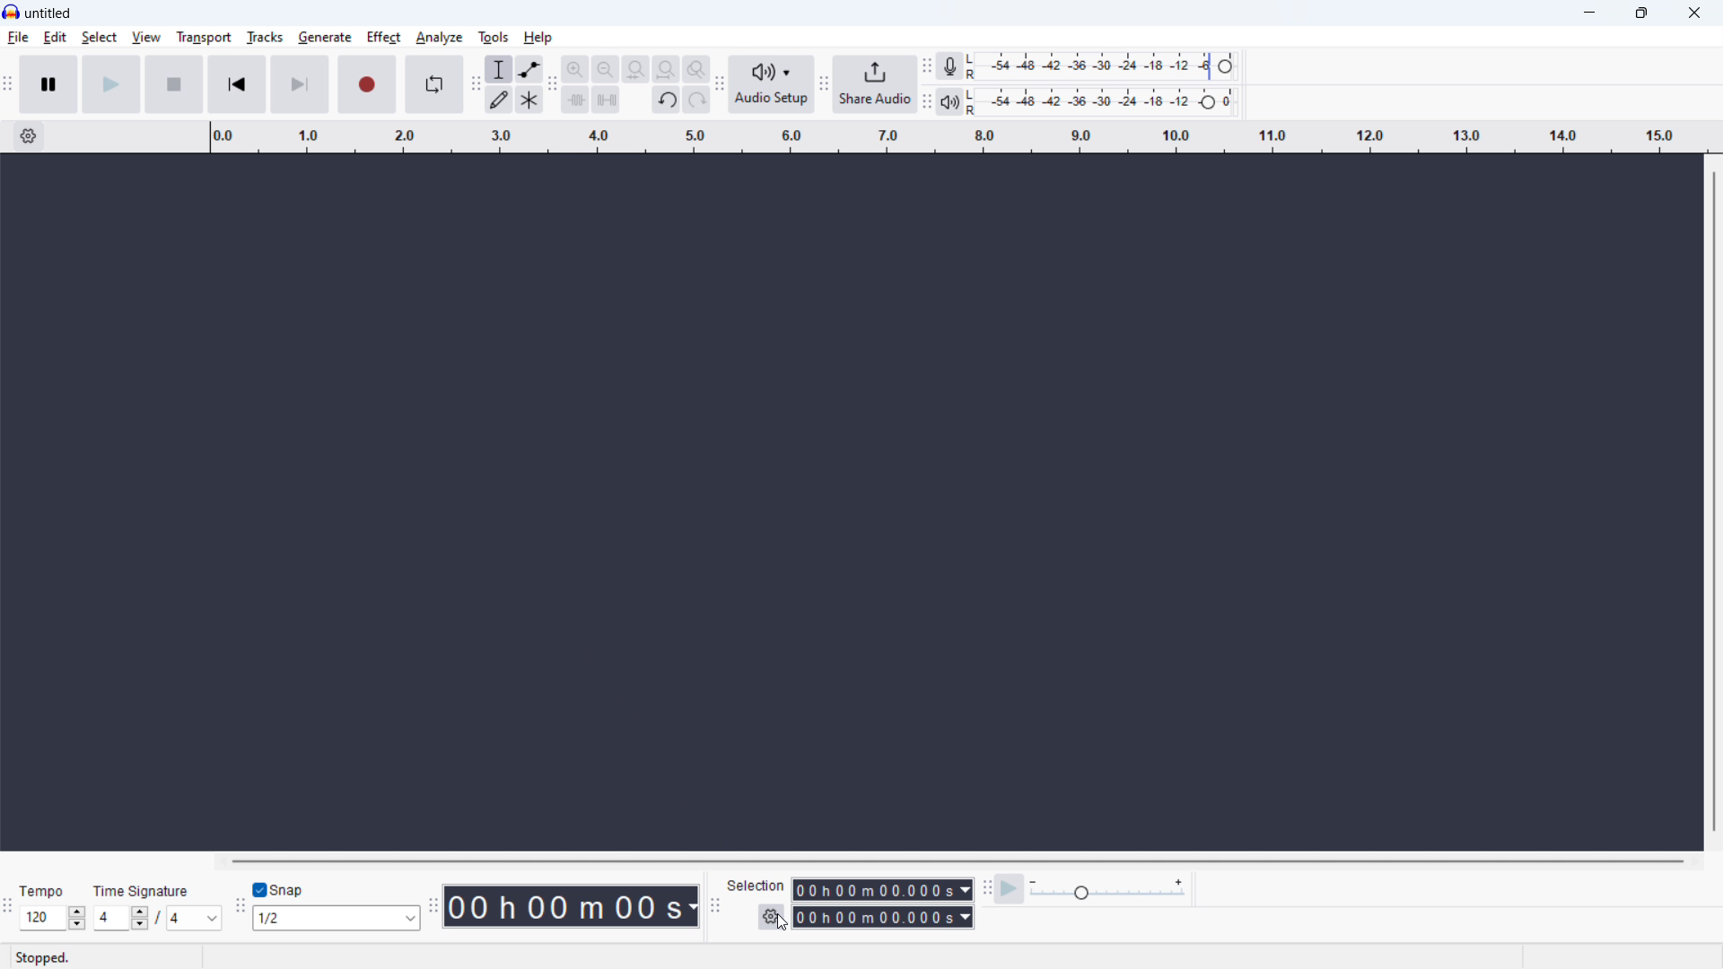 Image resolution: width=1723 pixels, height=969 pixels. What do you see at coordinates (42, 957) in the screenshot?
I see `stopped.` at bounding box center [42, 957].